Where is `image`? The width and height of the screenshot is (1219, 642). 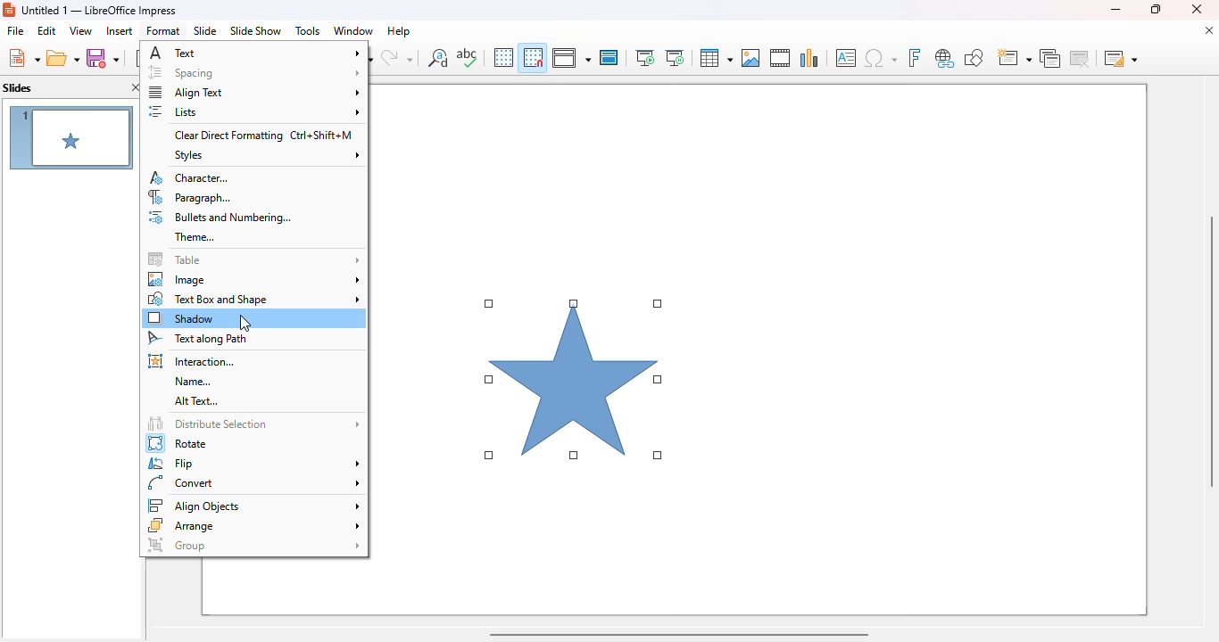
image is located at coordinates (254, 279).